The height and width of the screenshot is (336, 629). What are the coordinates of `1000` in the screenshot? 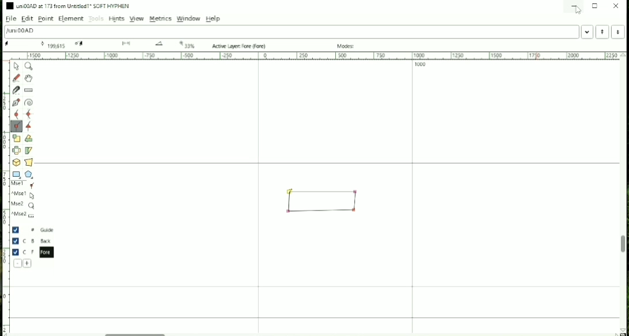 It's located at (420, 65).